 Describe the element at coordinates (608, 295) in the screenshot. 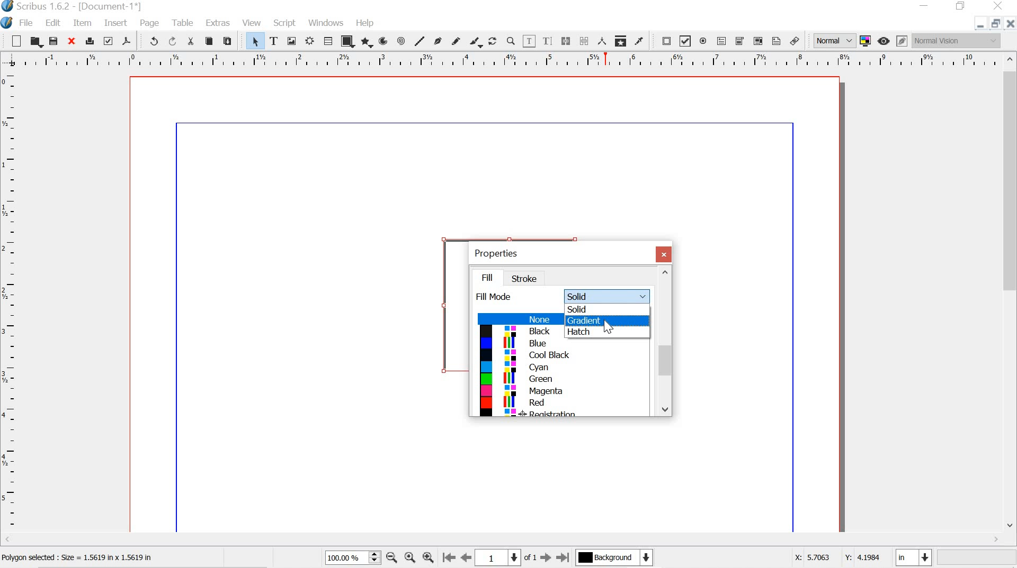

I see `solid` at that location.